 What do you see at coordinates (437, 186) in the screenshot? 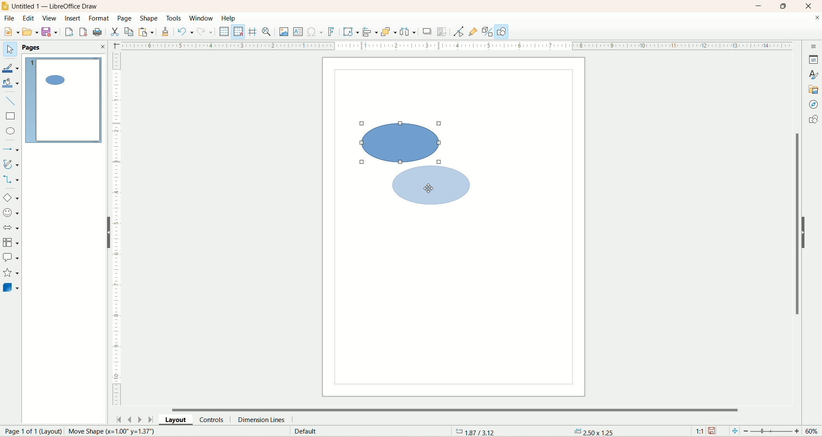
I see `shape` at bounding box center [437, 186].